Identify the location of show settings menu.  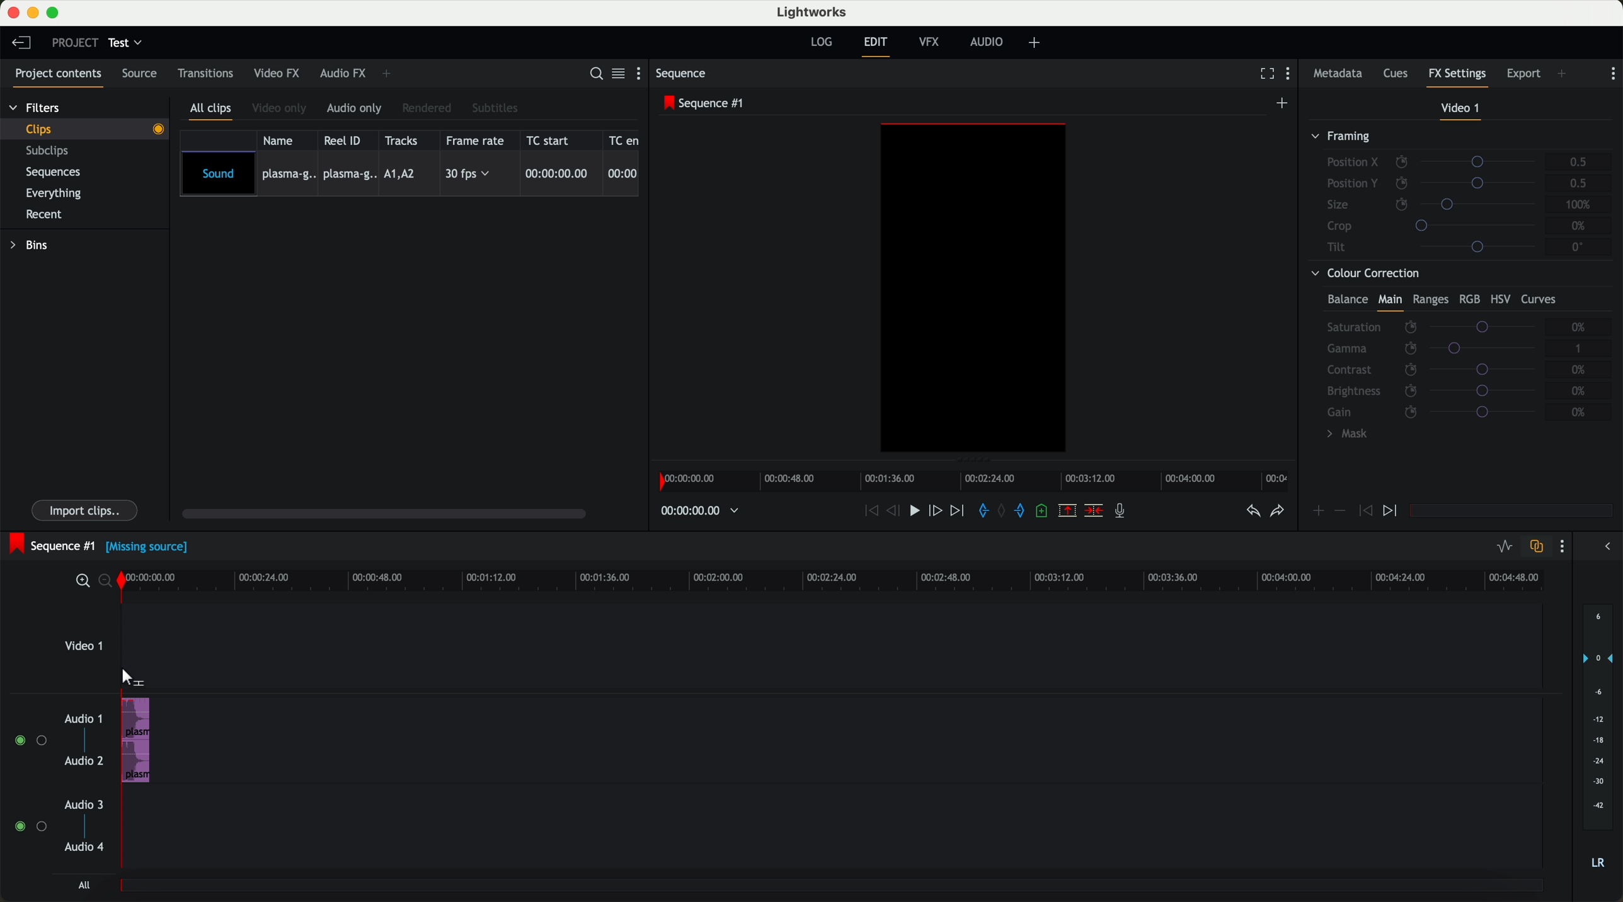
(641, 76).